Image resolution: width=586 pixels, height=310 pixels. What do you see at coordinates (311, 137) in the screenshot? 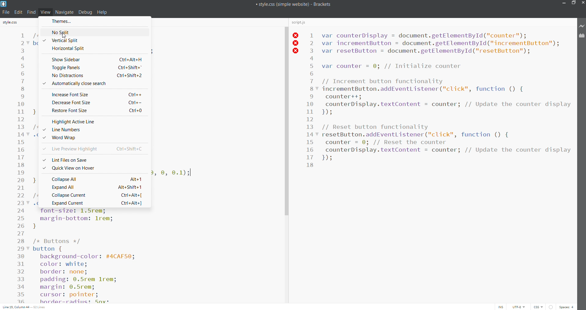
I see `line number` at bounding box center [311, 137].